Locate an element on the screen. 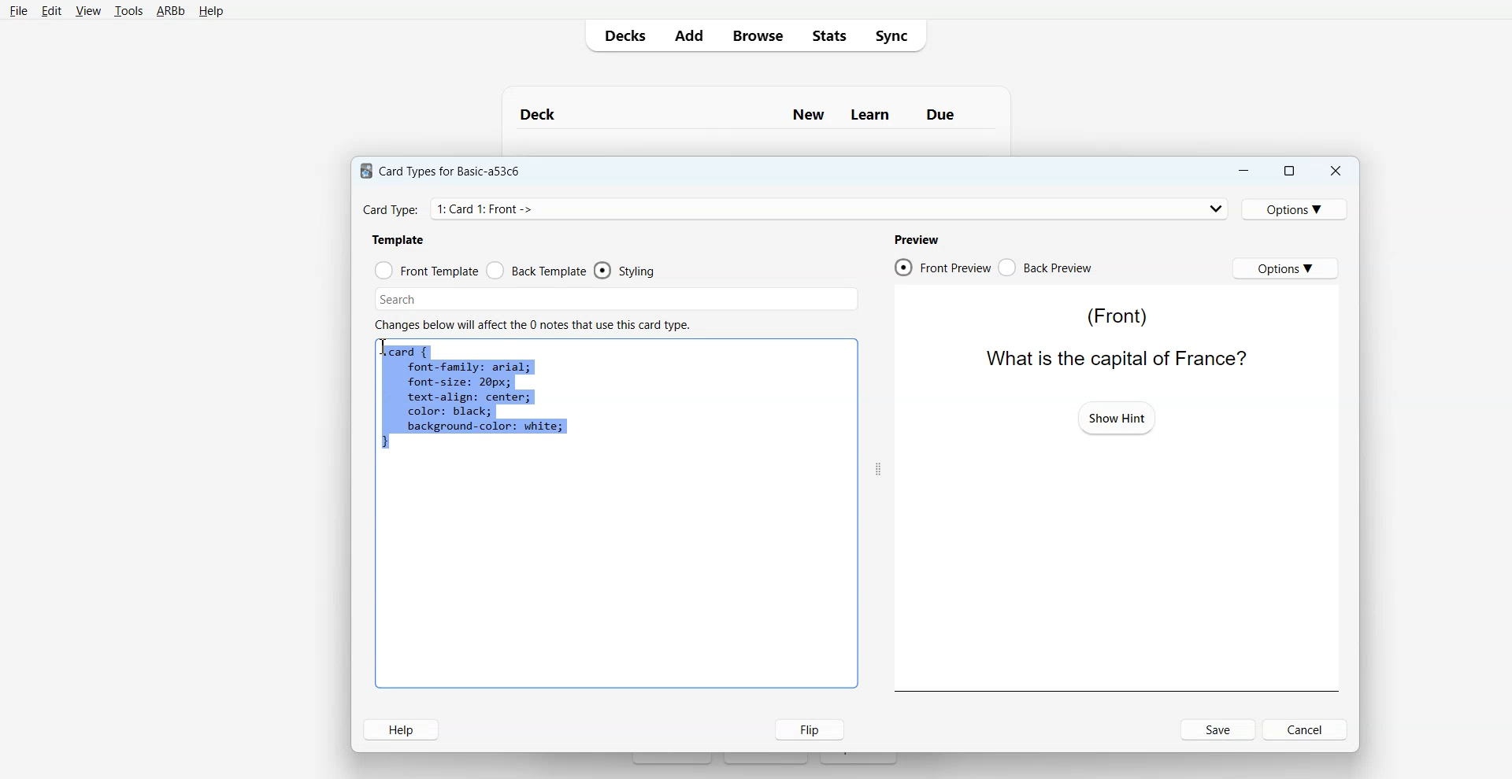 Image resolution: width=1512 pixels, height=779 pixels. (Front)
What is the capital of France? is located at coordinates (1111, 336).